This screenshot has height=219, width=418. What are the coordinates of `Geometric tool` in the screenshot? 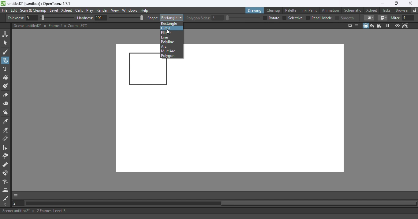 It's located at (6, 61).